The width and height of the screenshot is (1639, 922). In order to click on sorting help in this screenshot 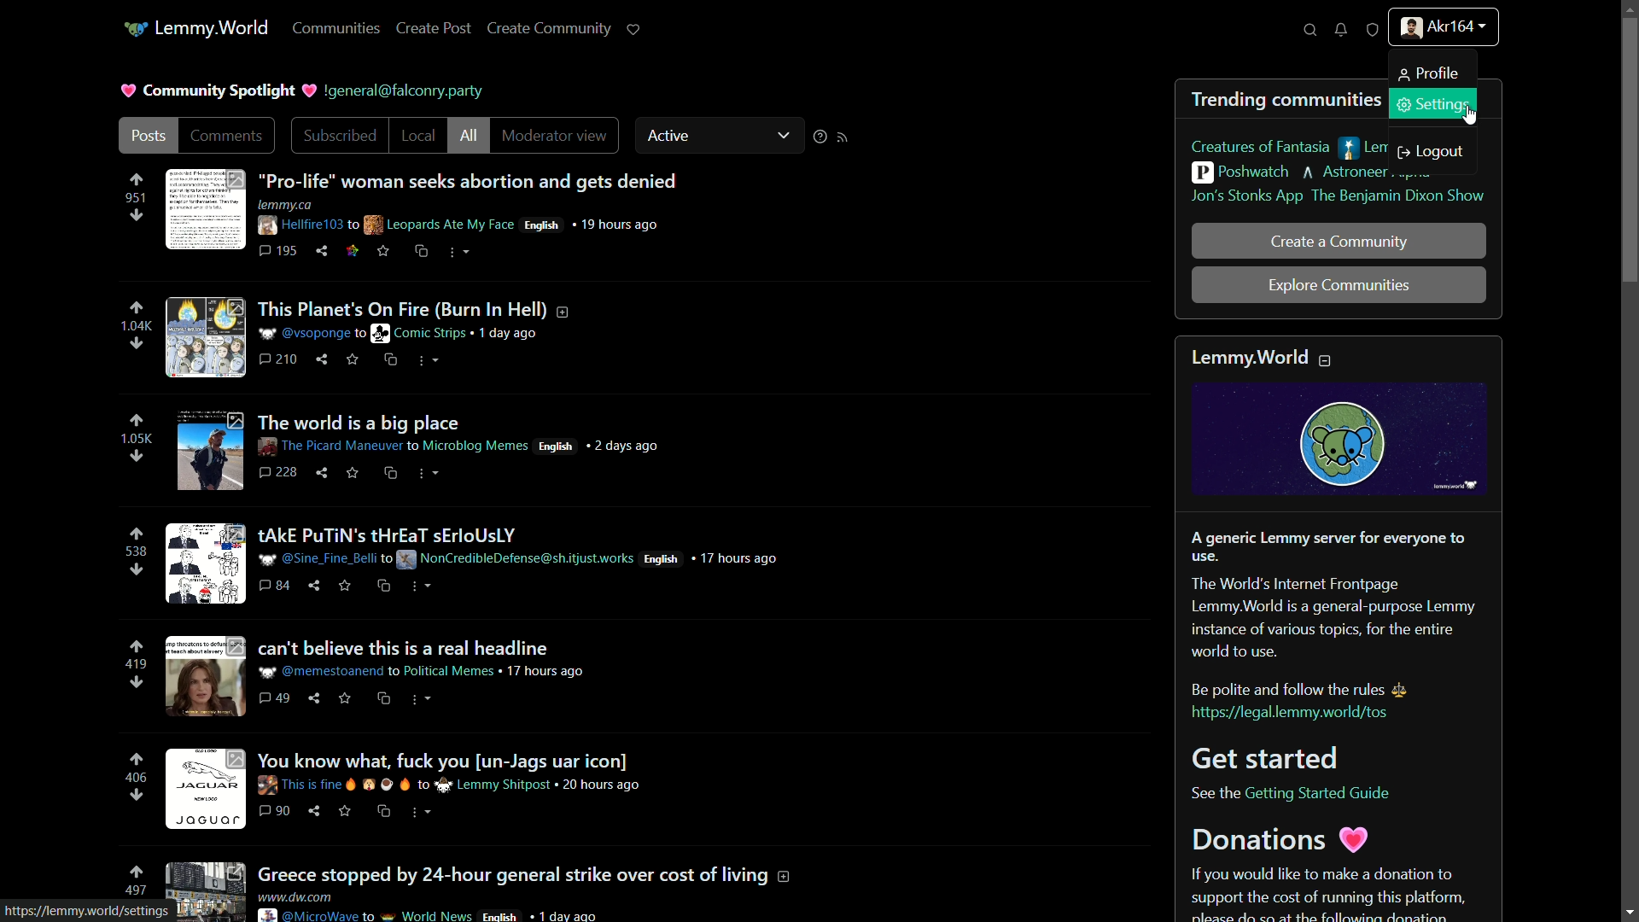, I will do `click(818, 137)`.